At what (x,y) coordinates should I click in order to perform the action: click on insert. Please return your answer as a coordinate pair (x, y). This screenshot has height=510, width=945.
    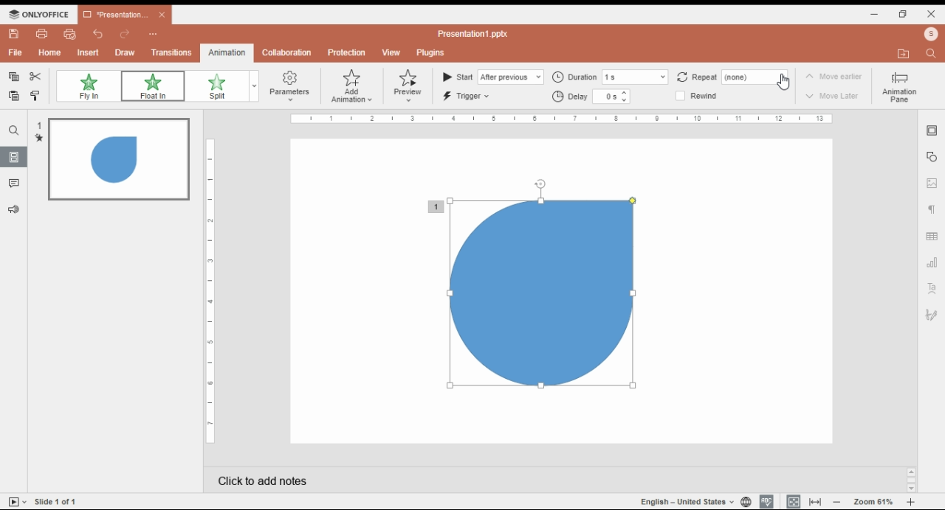
    Looking at the image, I should click on (89, 52).